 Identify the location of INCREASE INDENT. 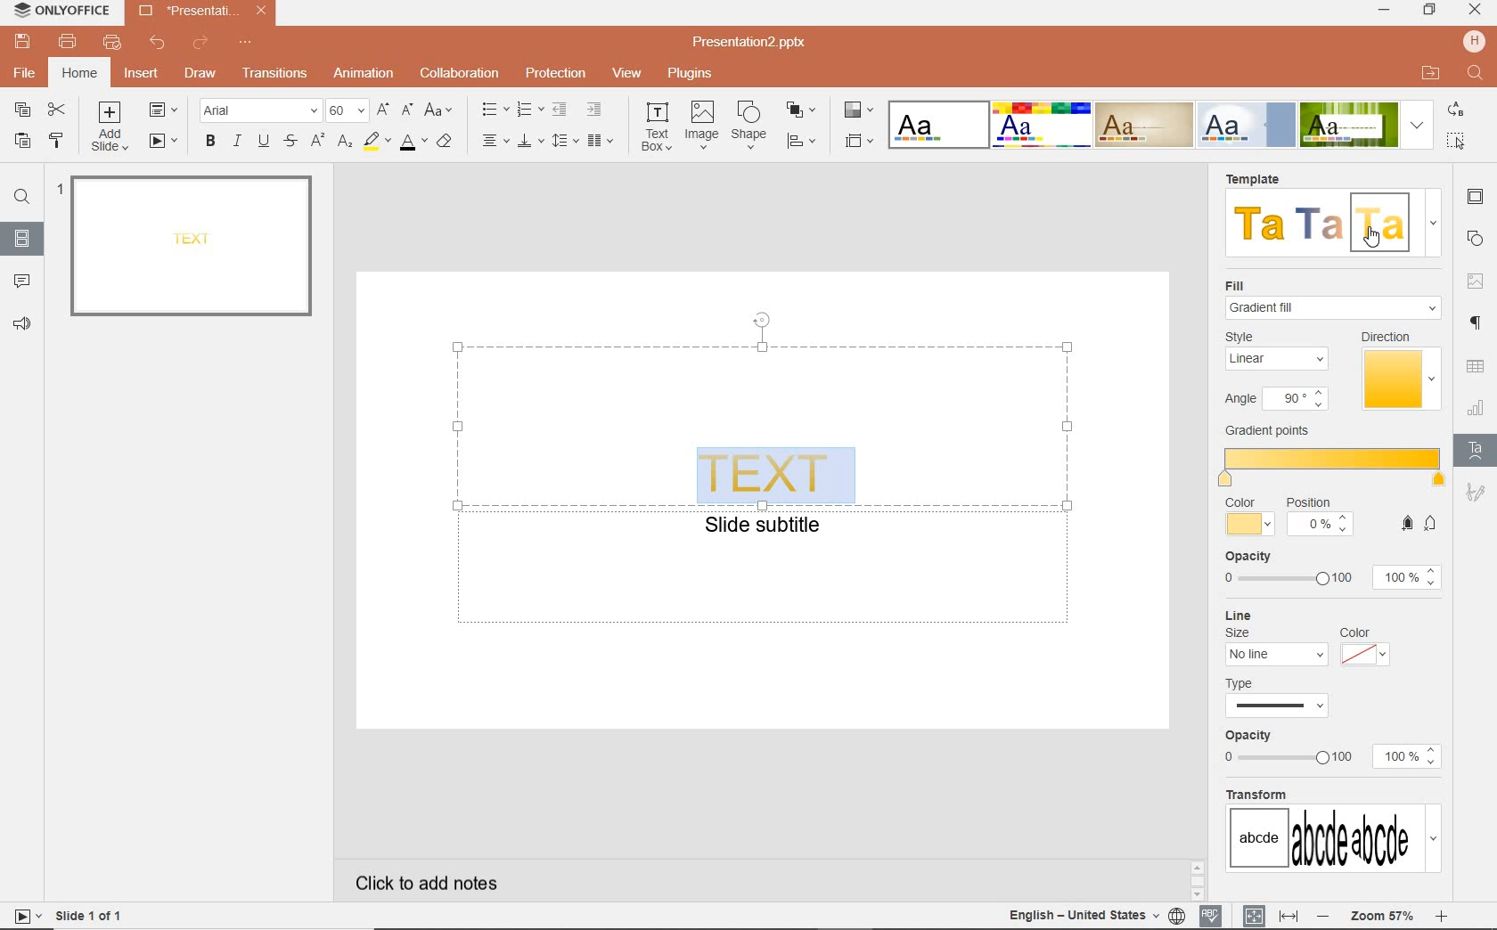
(595, 109).